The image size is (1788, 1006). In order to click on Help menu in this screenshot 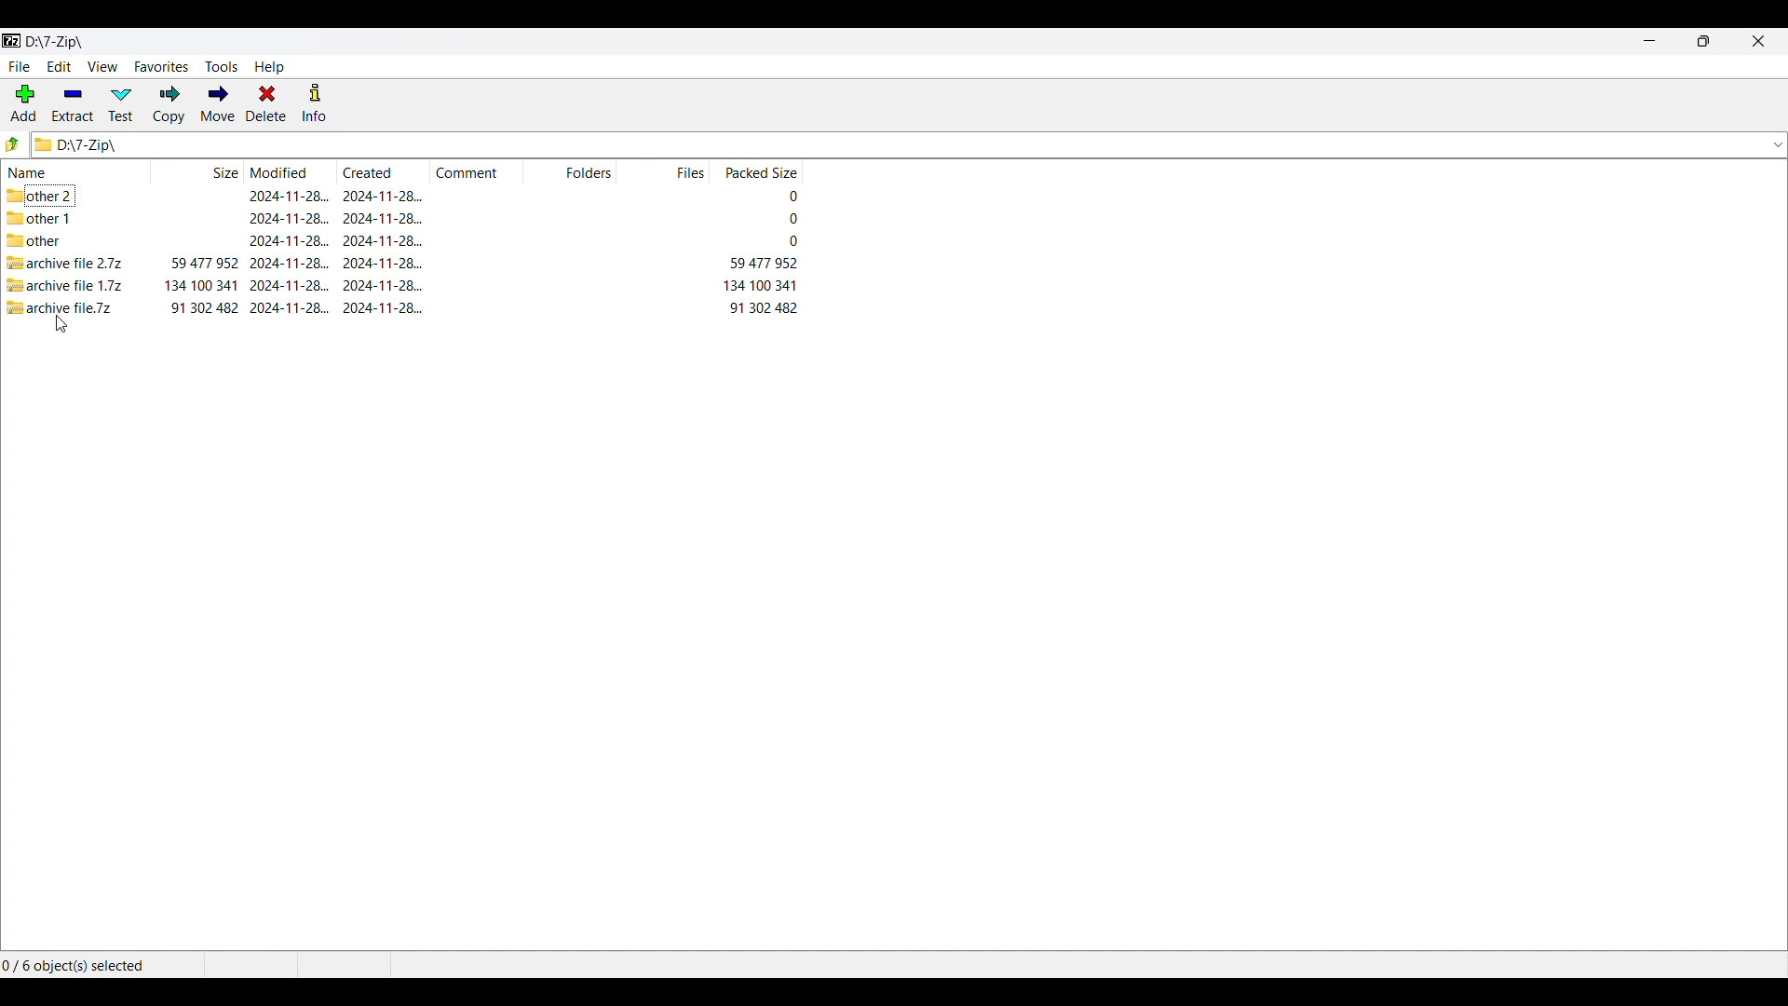, I will do `click(269, 67)`.